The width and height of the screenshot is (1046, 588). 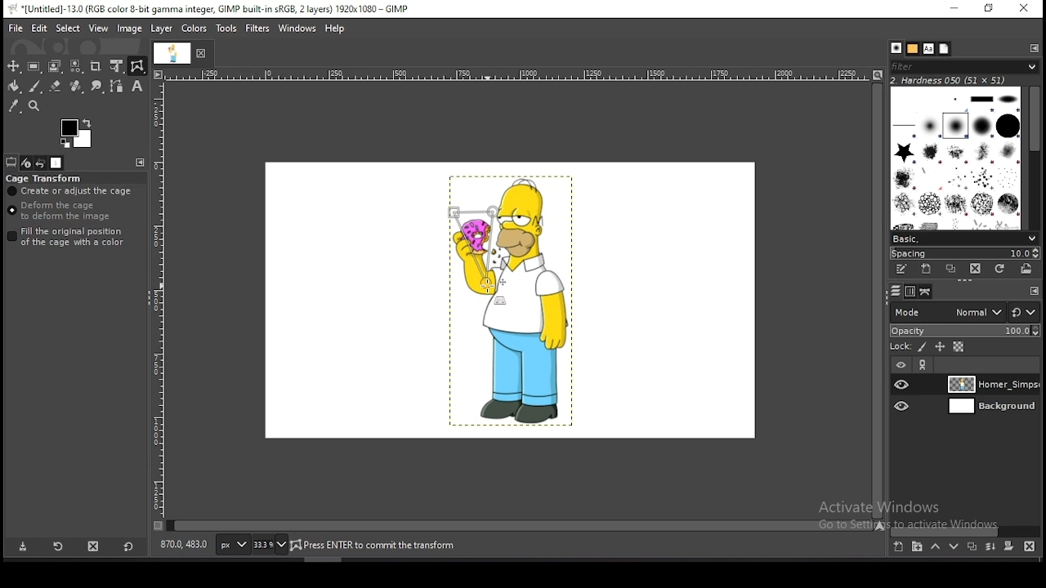 What do you see at coordinates (986, 9) in the screenshot?
I see `restore` at bounding box center [986, 9].